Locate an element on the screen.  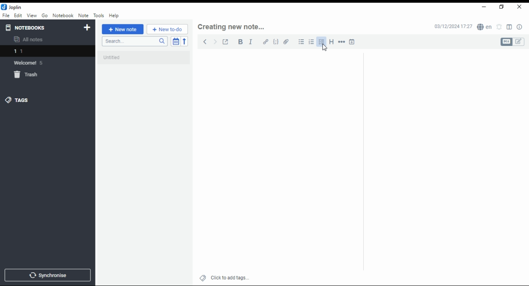
bulleted list is located at coordinates (300, 42).